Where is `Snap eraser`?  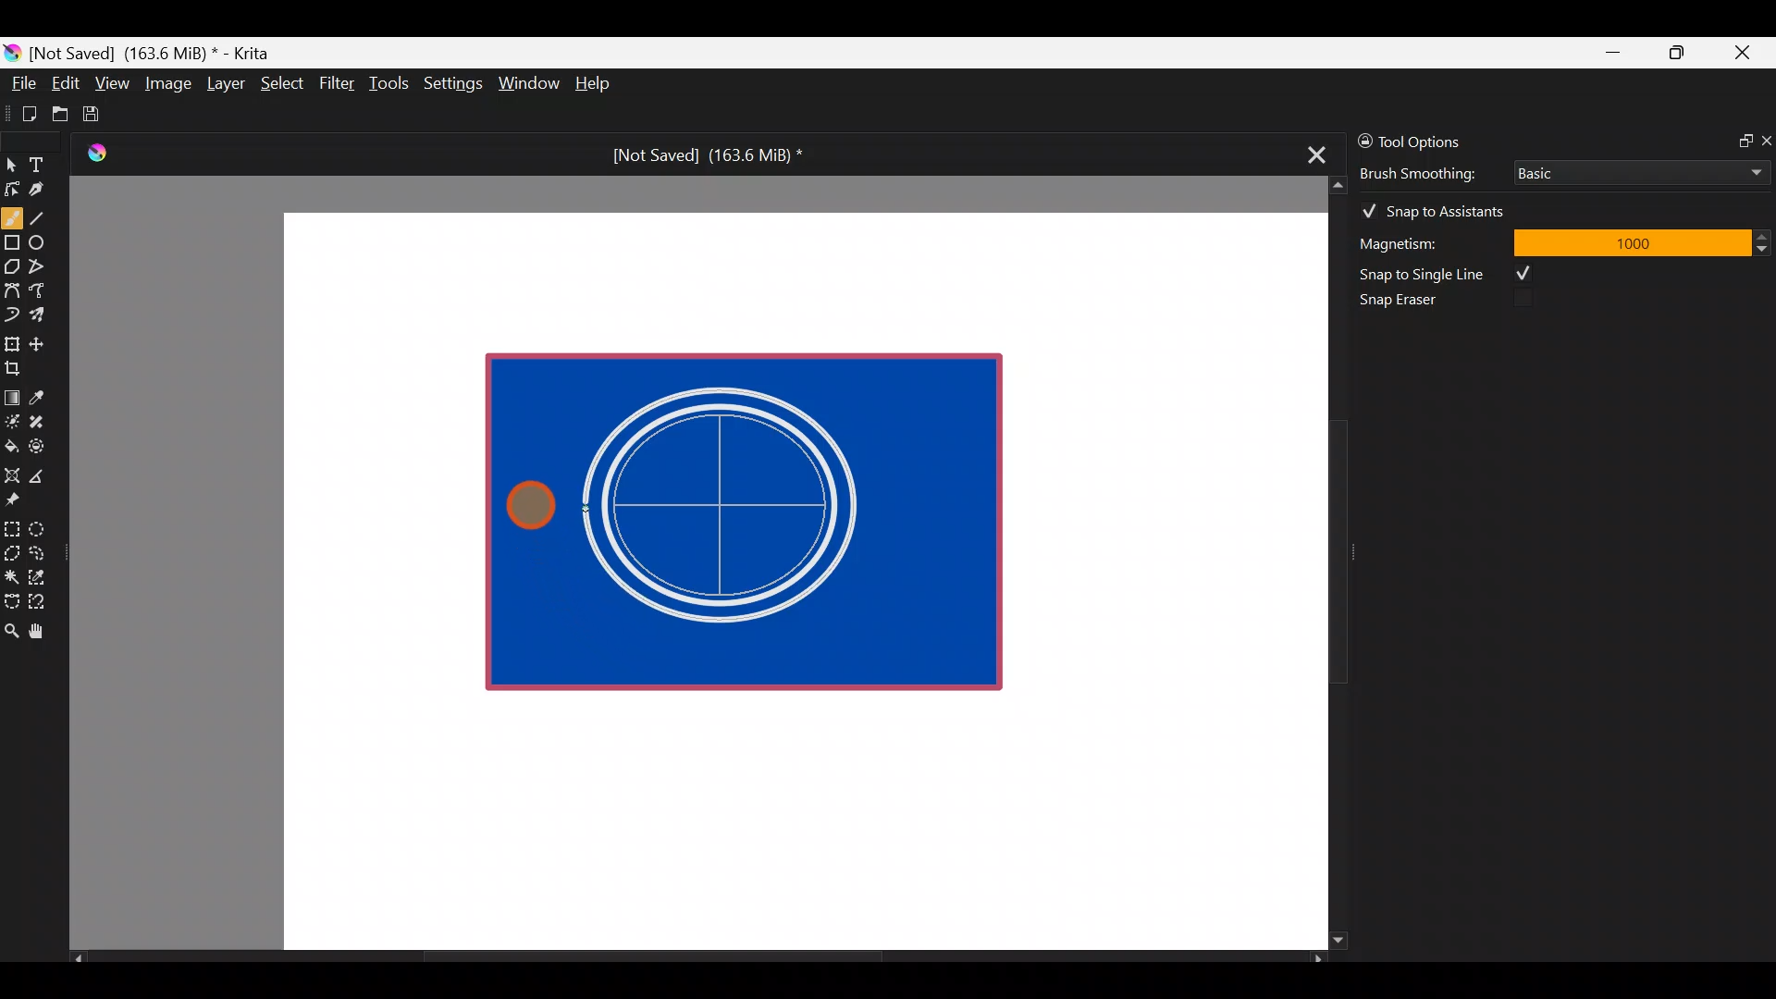 Snap eraser is located at coordinates (1411, 303).